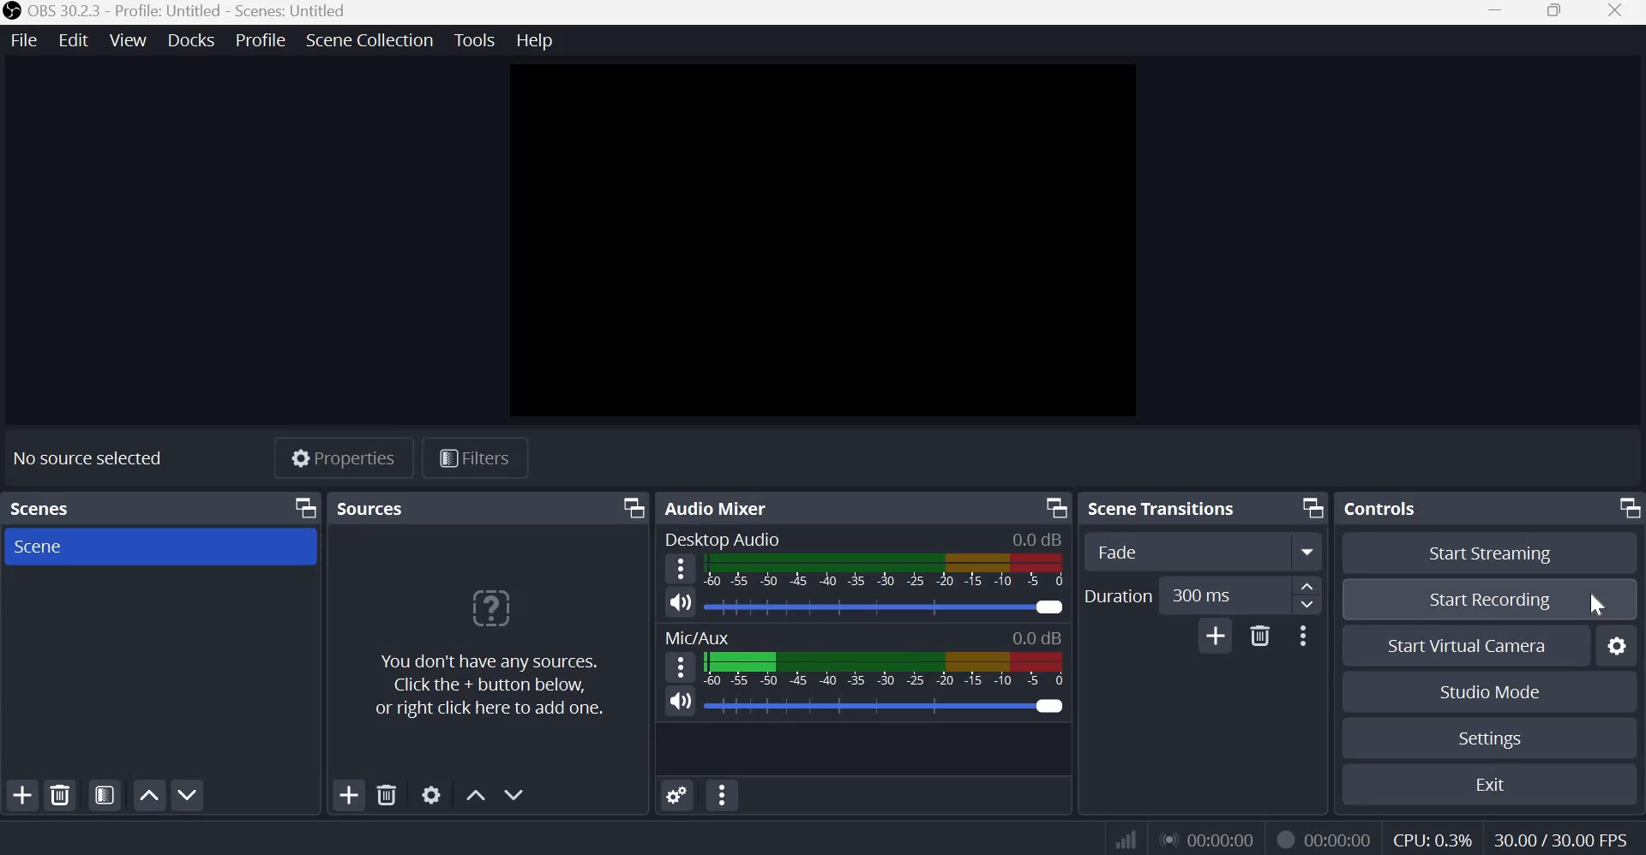 The height and width of the screenshot is (855, 1646). Describe the element at coordinates (372, 41) in the screenshot. I see `Scene Collection` at that location.